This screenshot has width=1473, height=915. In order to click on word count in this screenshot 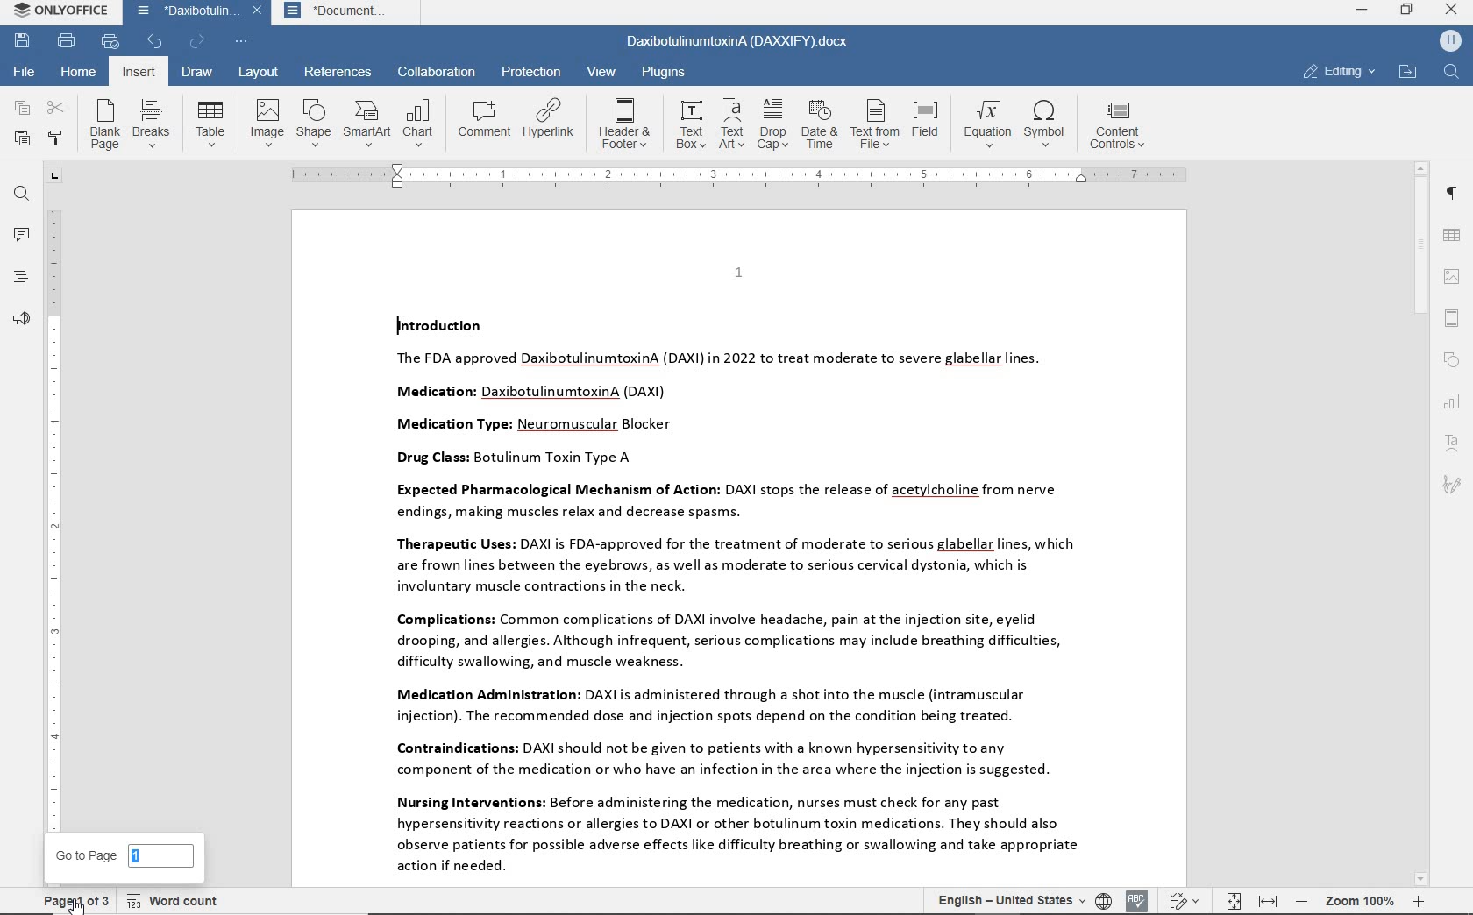, I will do `click(174, 900)`.